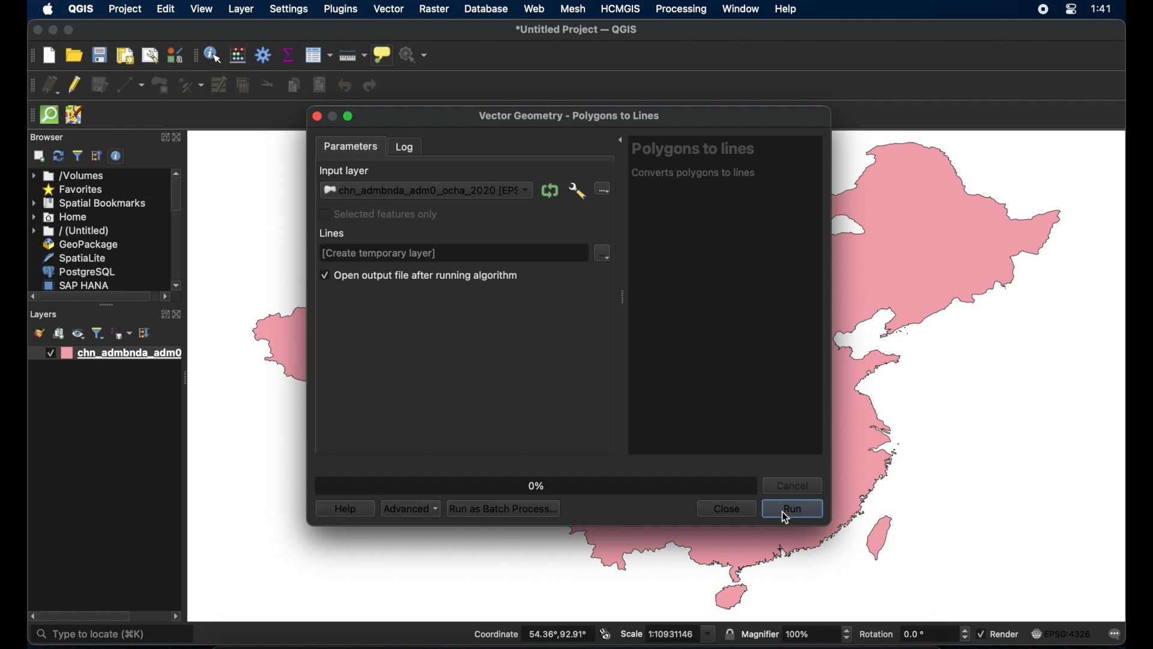  I want to click on show map tips, so click(383, 55).